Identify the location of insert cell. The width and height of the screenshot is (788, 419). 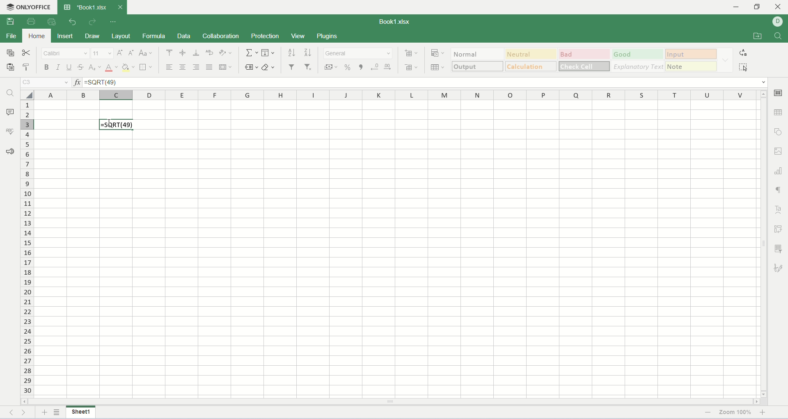
(412, 52).